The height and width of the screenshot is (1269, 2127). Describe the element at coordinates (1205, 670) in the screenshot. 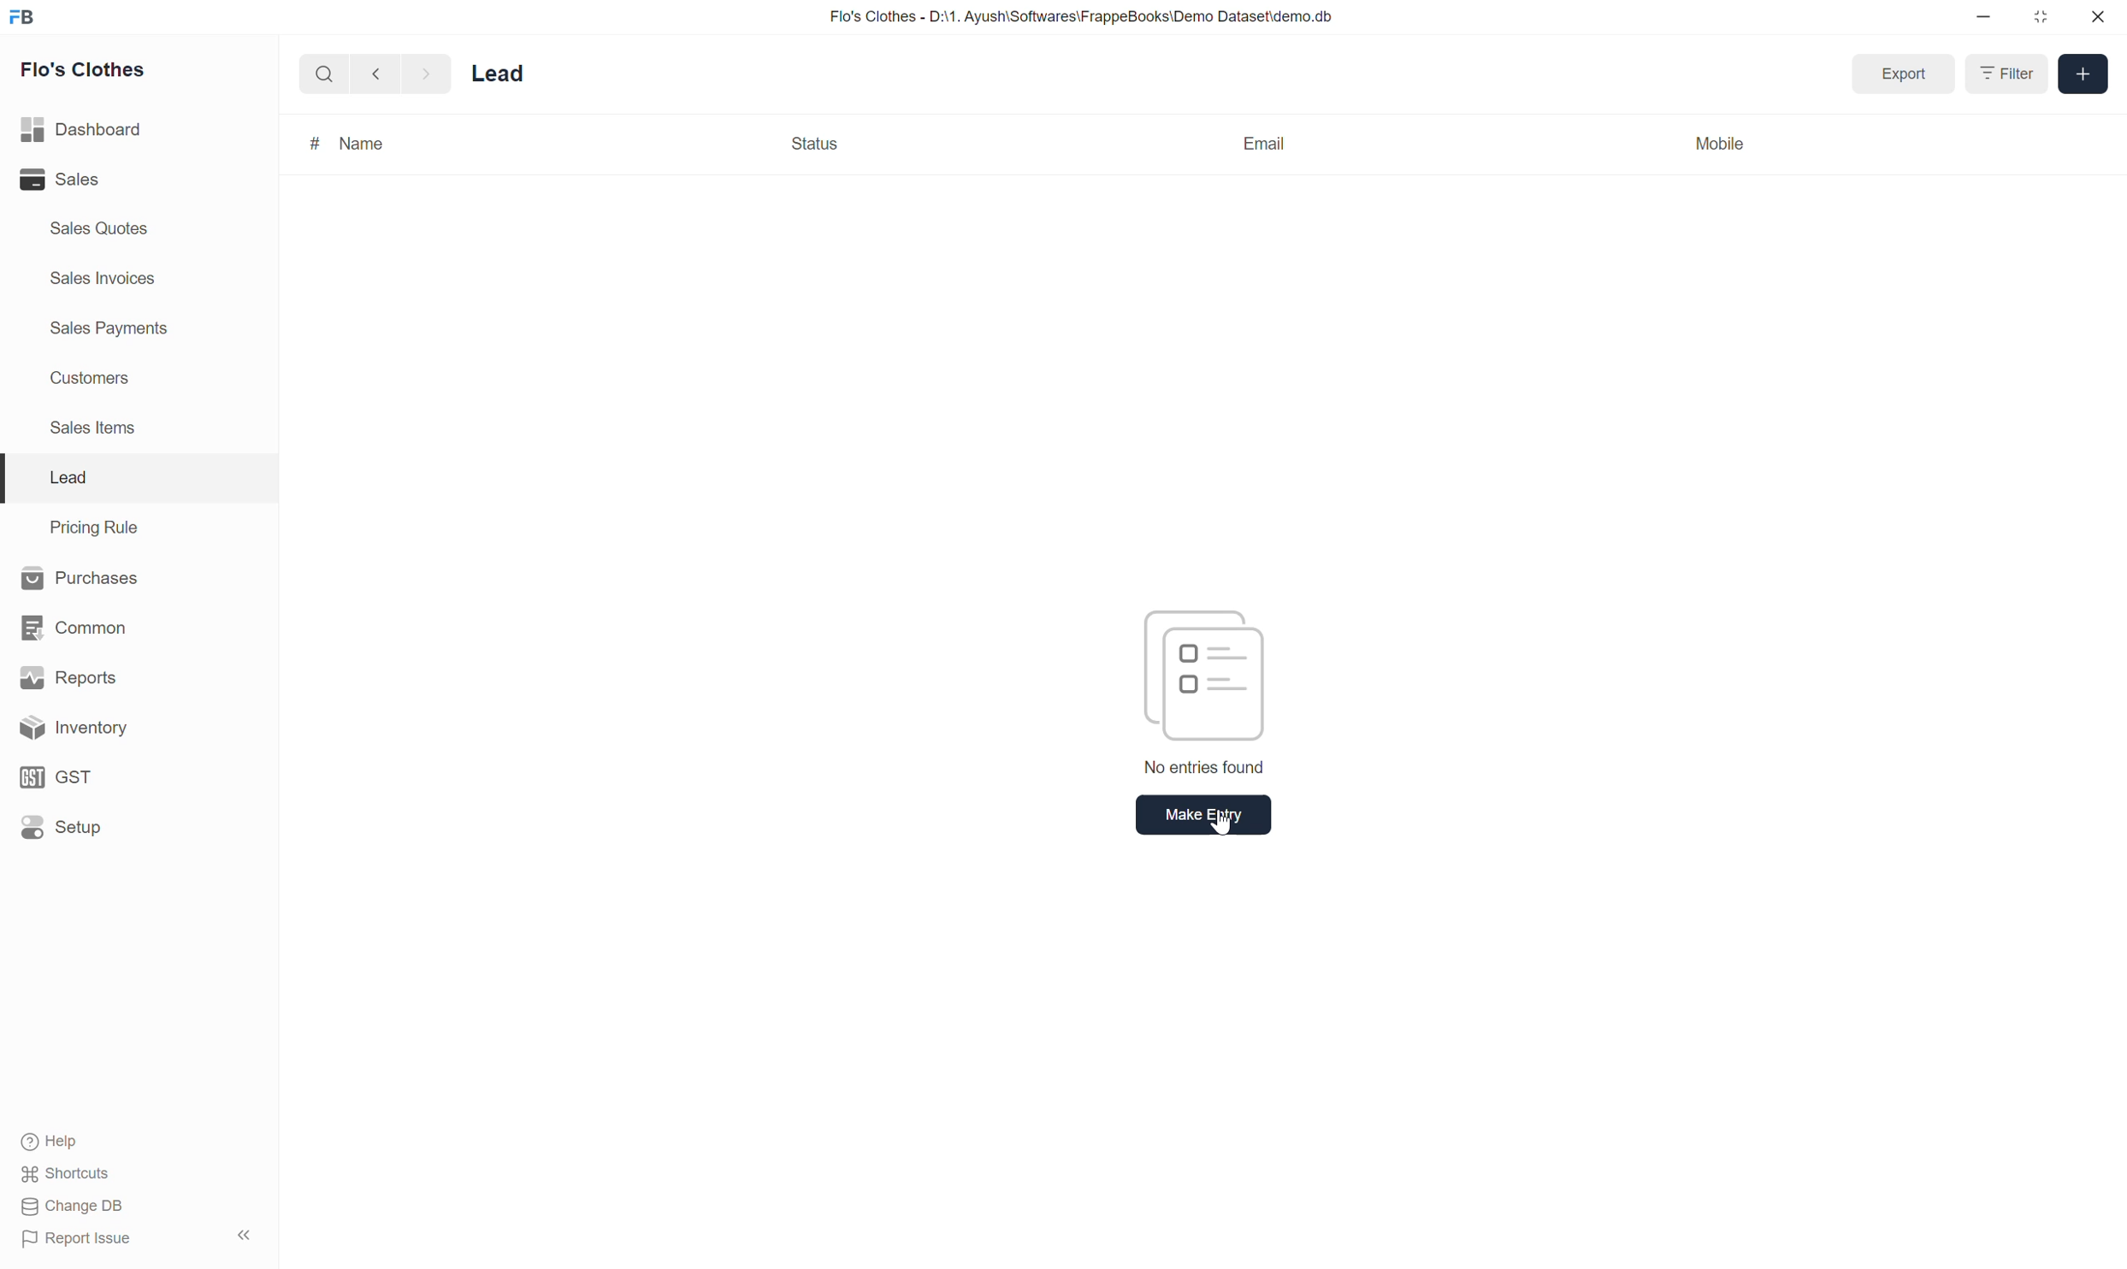

I see `image` at that location.